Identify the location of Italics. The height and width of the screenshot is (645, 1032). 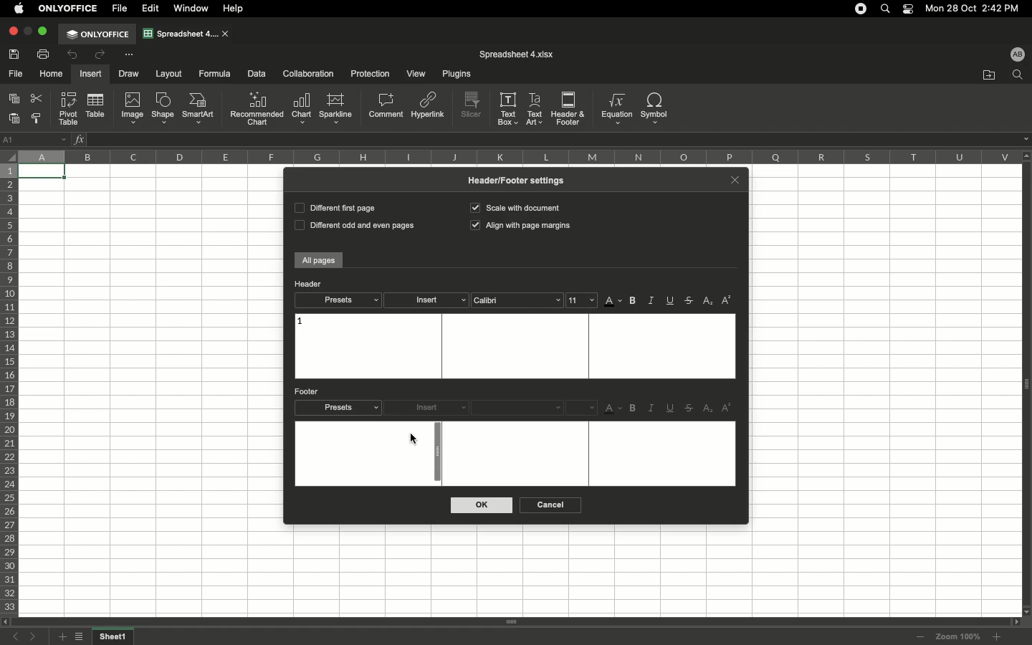
(652, 408).